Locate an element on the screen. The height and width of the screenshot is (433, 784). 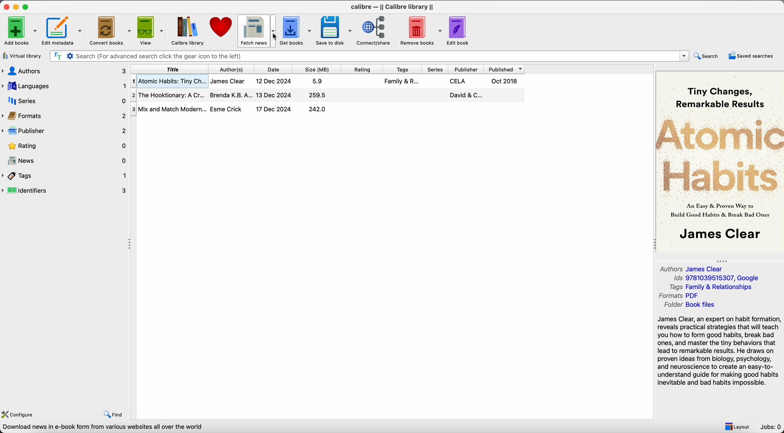
tags is located at coordinates (404, 69).